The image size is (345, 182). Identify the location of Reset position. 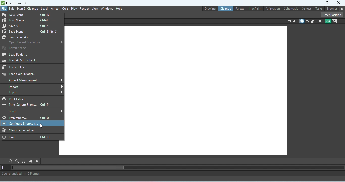
(332, 14).